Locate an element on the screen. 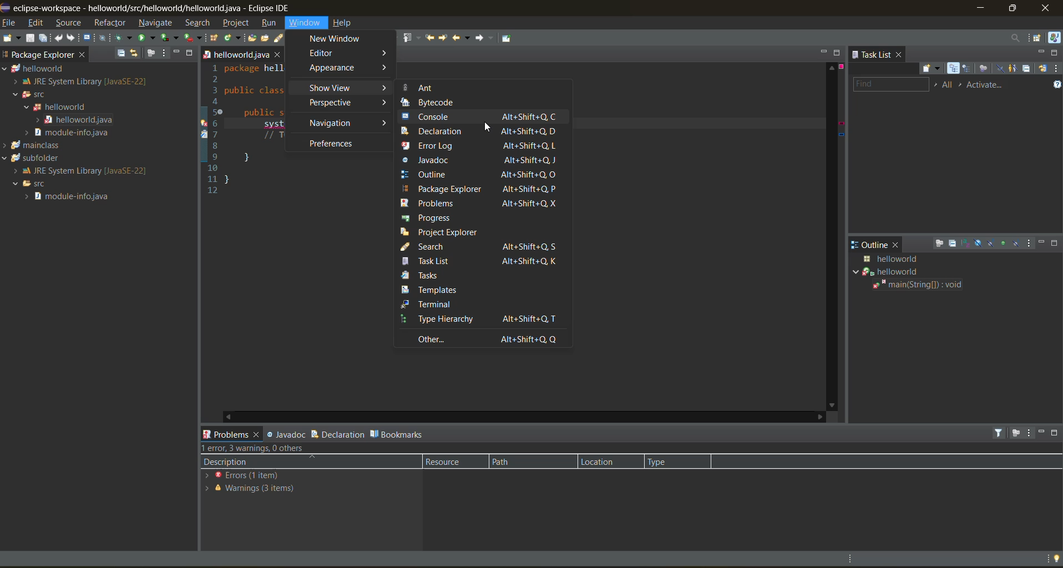  refractor is located at coordinates (109, 22).